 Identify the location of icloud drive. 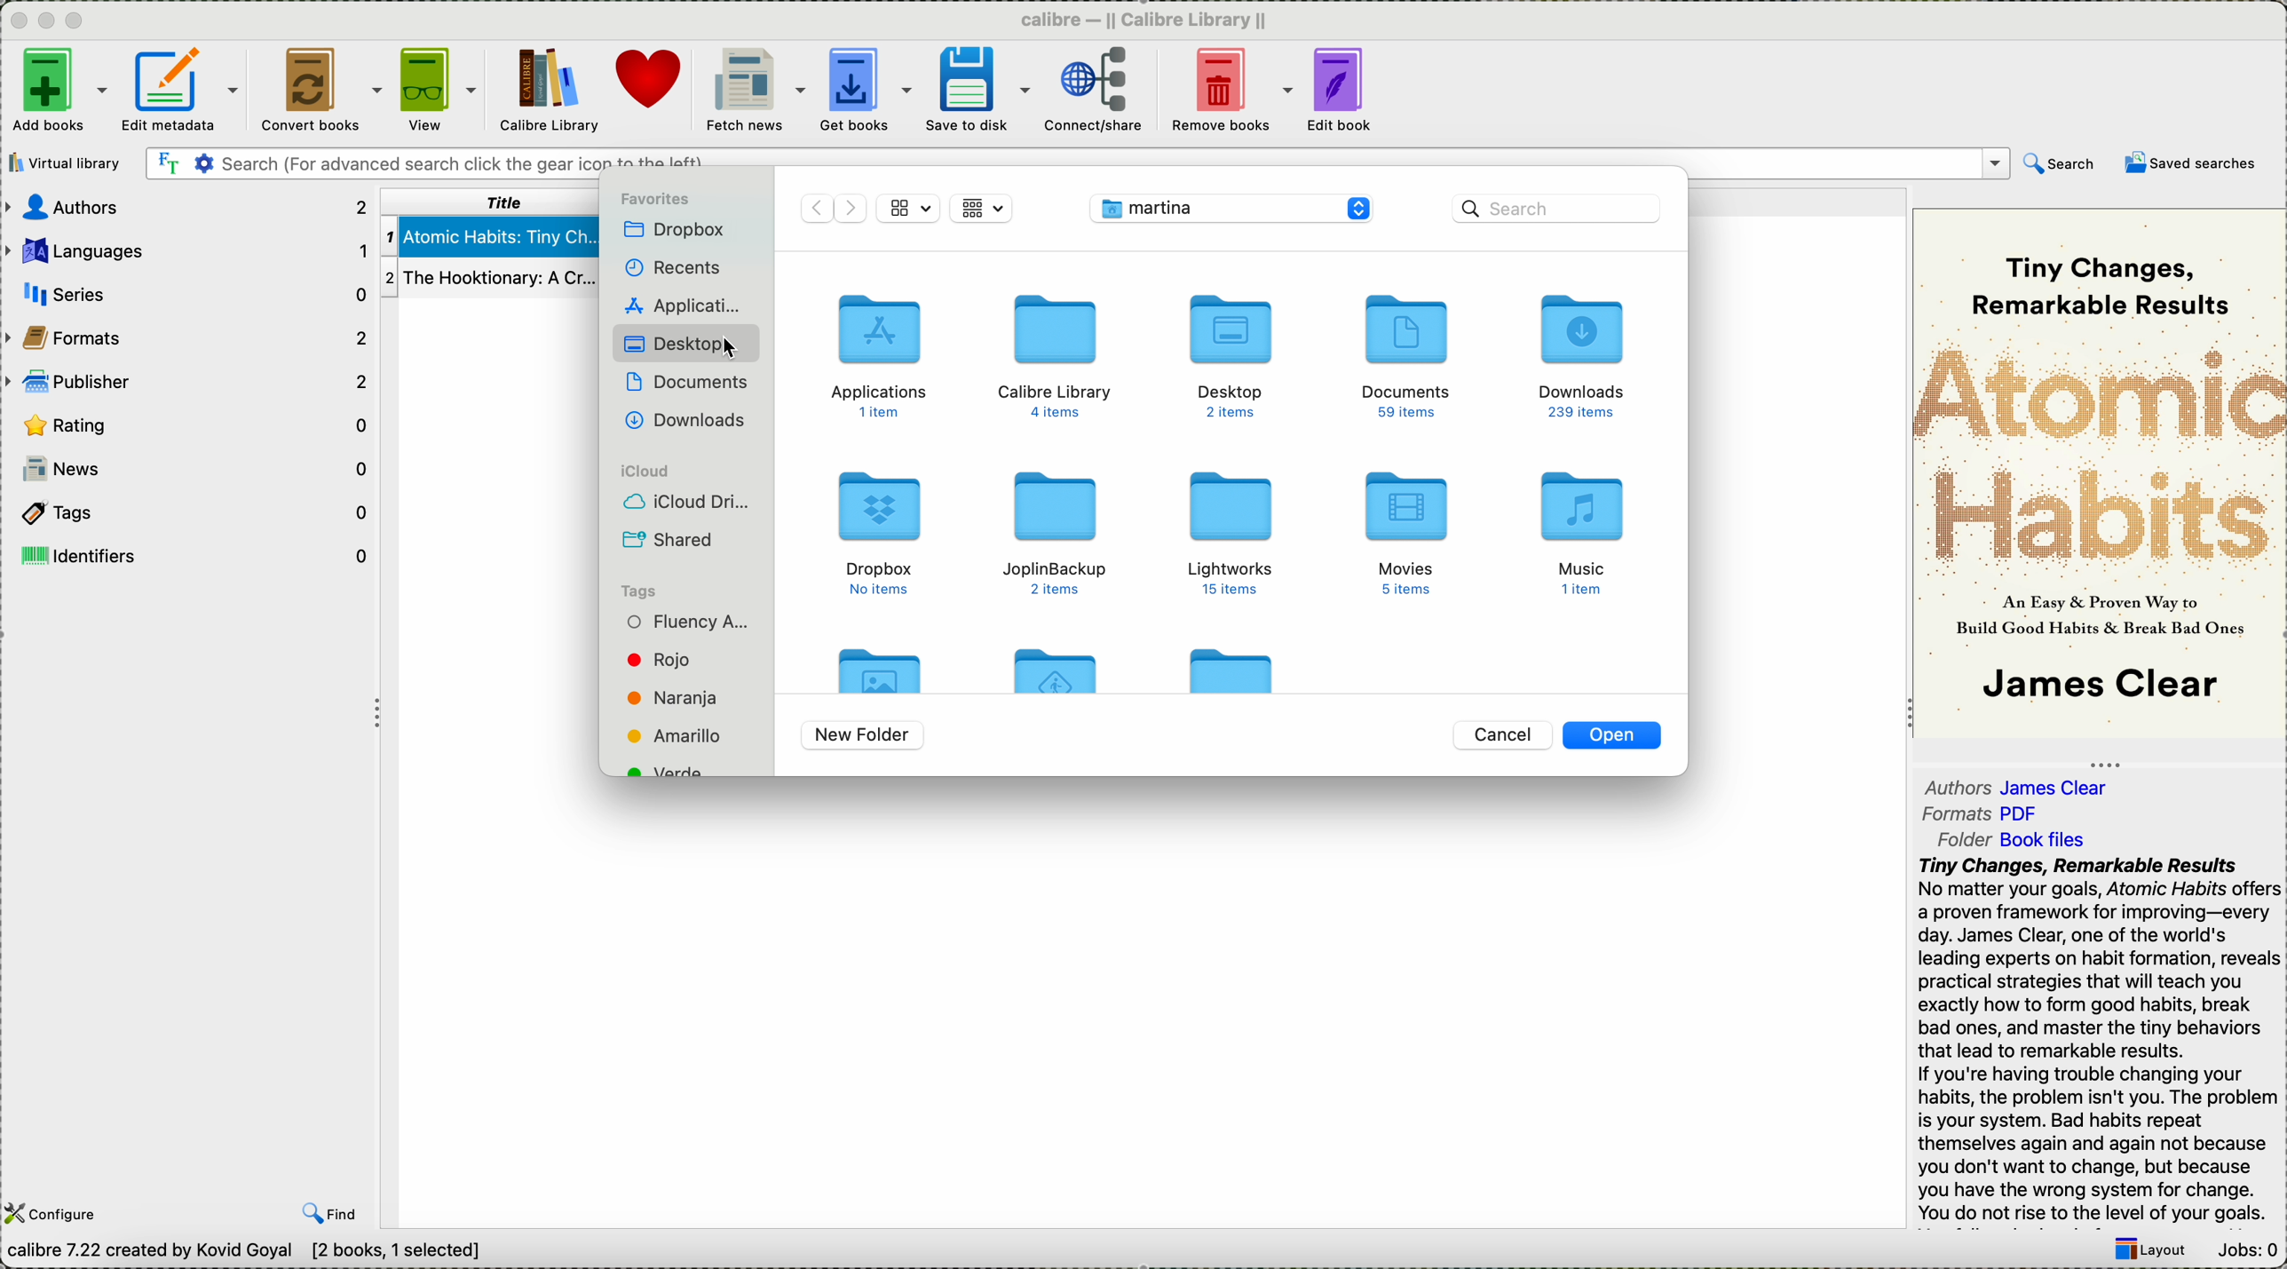
(683, 504).